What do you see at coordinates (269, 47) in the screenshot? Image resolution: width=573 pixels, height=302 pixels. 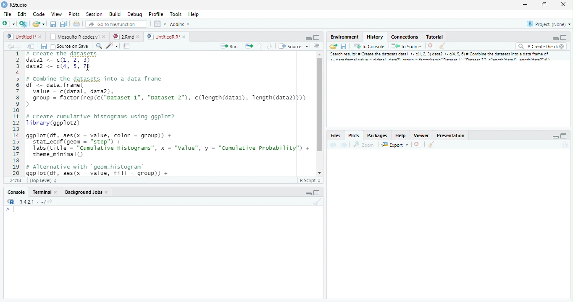 I see `Go to the next section/chunk` at bounding box center [269, 47].